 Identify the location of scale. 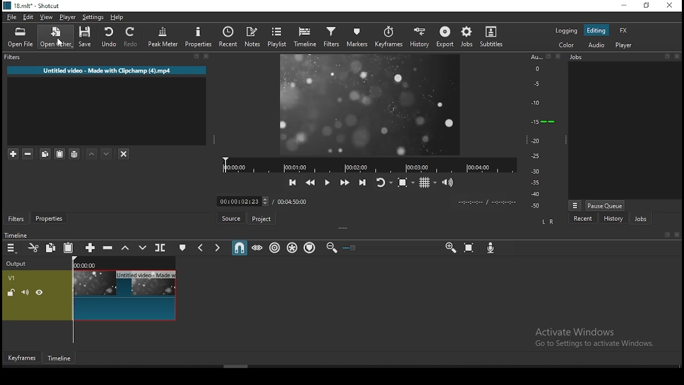
(540, 130).